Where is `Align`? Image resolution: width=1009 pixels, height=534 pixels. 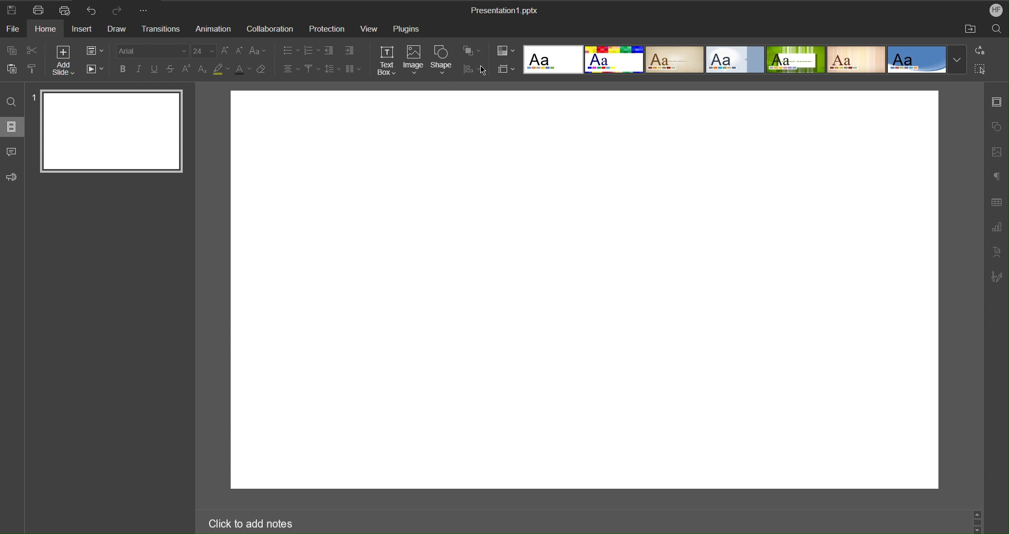 Align is located at coordinates (291, 70).